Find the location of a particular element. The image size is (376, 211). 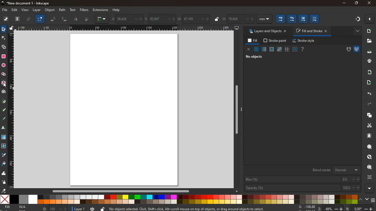

h is located at coordinates (247, 19).